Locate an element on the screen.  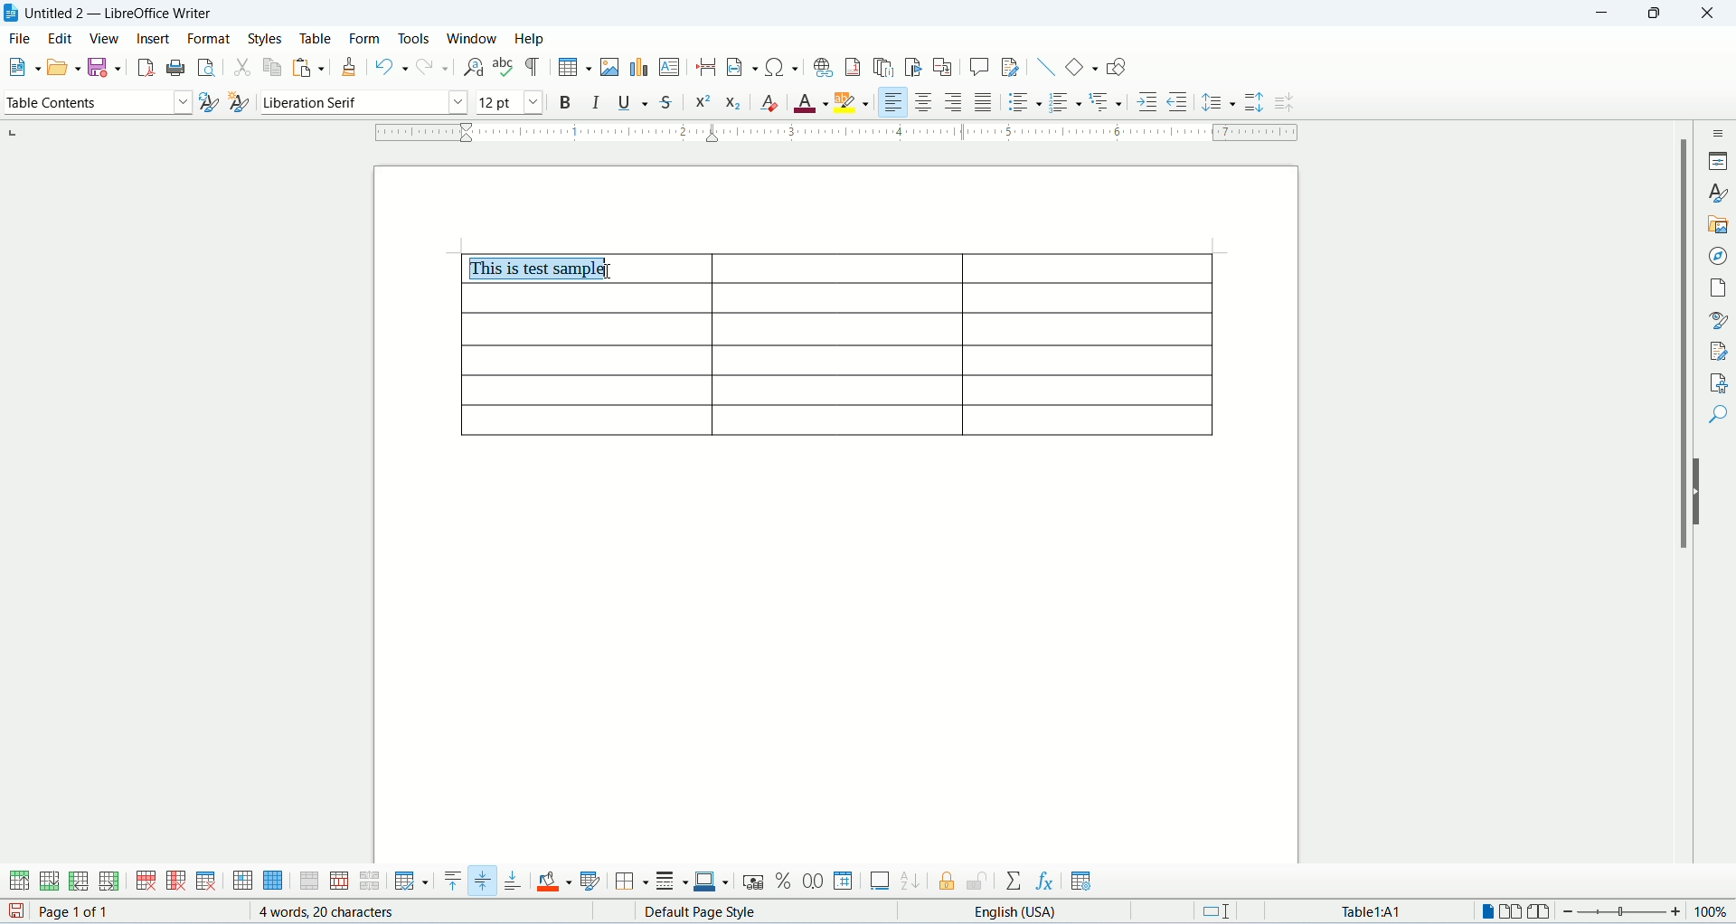
font color is located at coordinates (809, 100).